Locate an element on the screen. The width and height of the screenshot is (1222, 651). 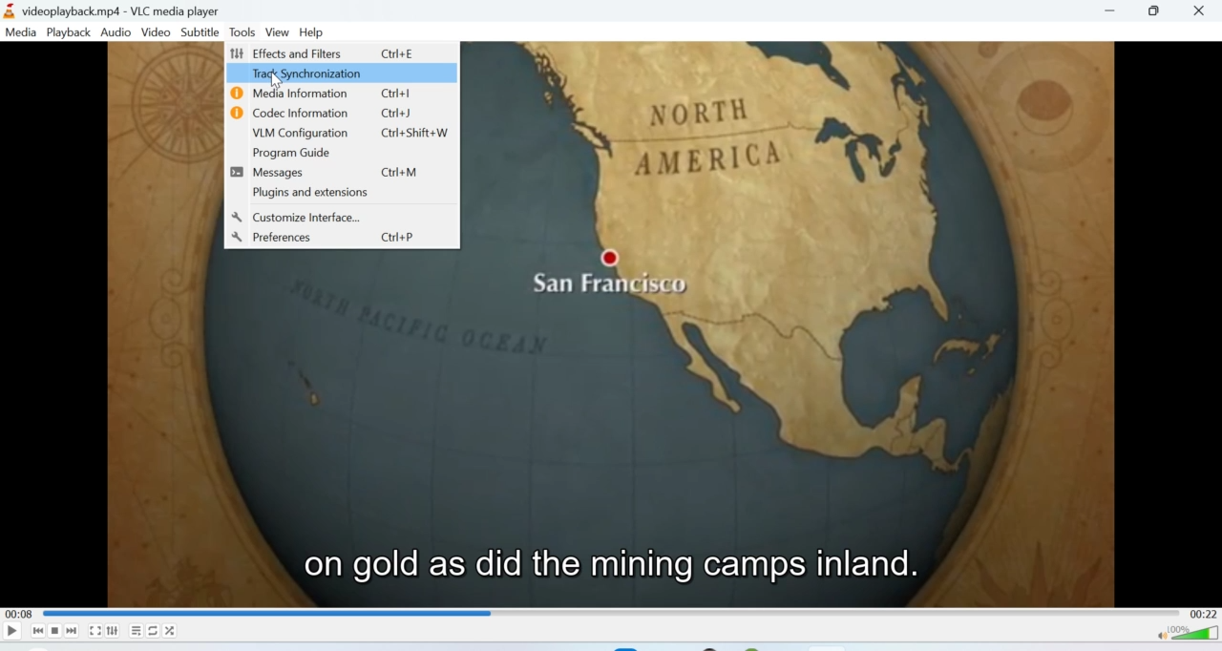
Codec Information is located at coordinates (296, 114).